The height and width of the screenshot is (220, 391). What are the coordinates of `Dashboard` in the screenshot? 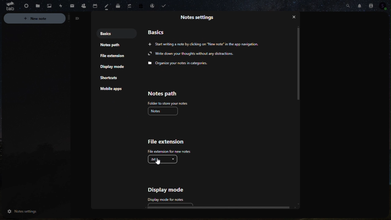 It's located at (24, 5).